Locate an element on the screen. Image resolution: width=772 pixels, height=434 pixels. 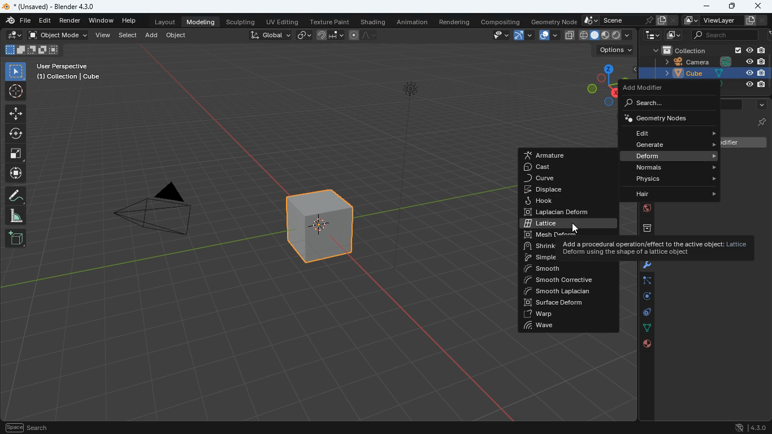
description is located at coordinates (655, 250).